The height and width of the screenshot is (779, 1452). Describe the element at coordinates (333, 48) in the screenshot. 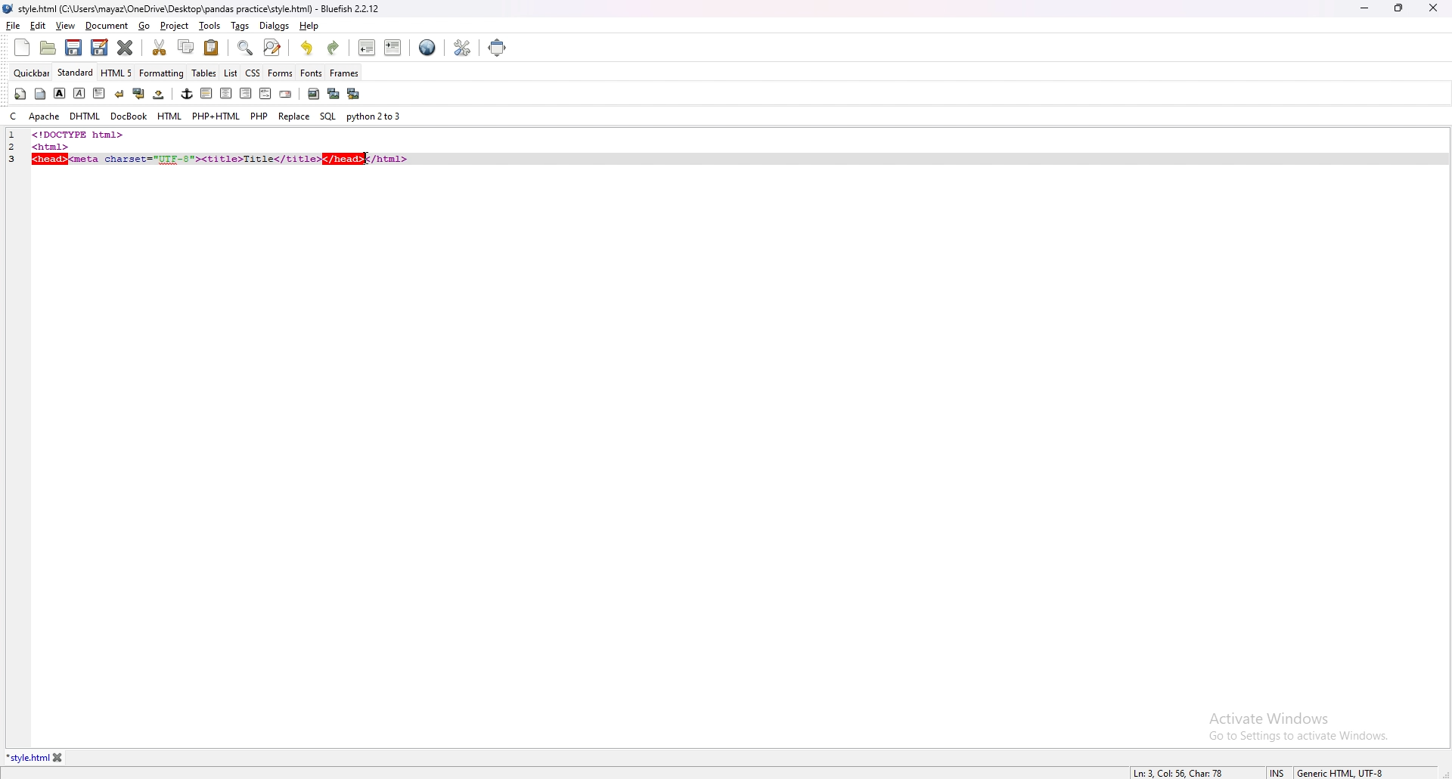

I see `redo` at that location.